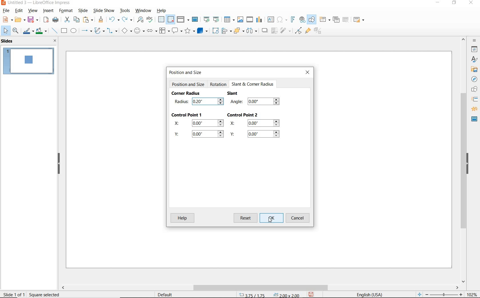 This screenshot has width=480, height=298. I want to click on hide, so click(467, 164).